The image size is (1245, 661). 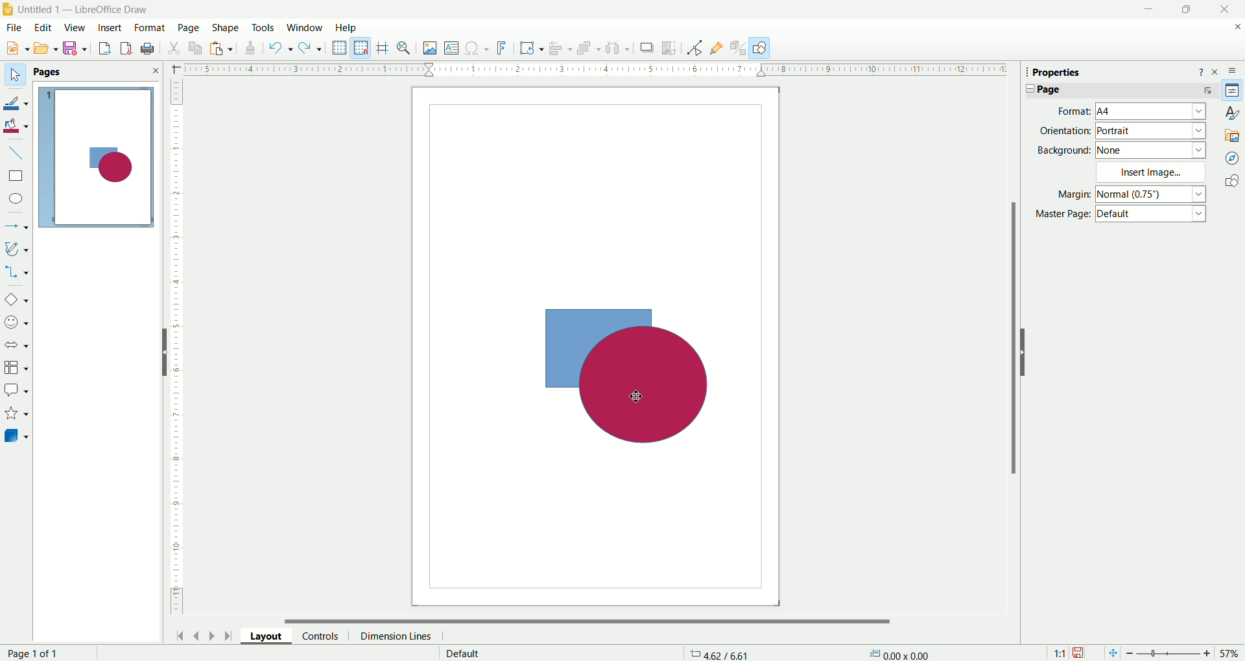 What do you see at coordinates (280, 50) in the screenshot?
I see `undo` at bounding box center [280, 50].